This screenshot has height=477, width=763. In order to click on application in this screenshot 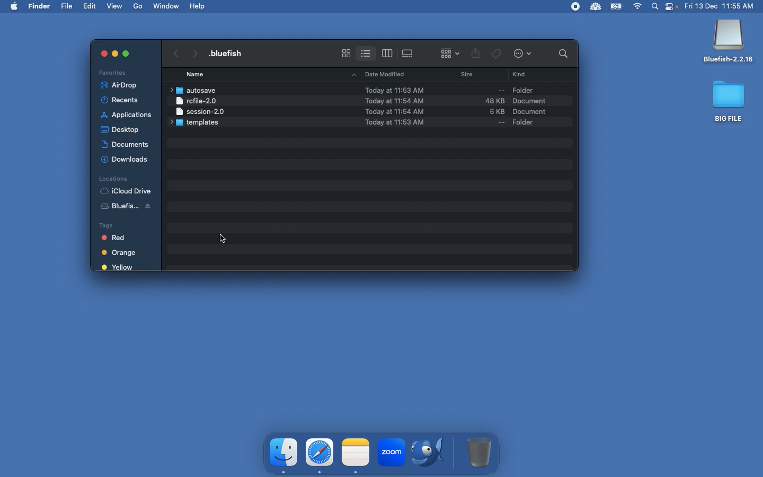, I will do `click(127, 115)`.